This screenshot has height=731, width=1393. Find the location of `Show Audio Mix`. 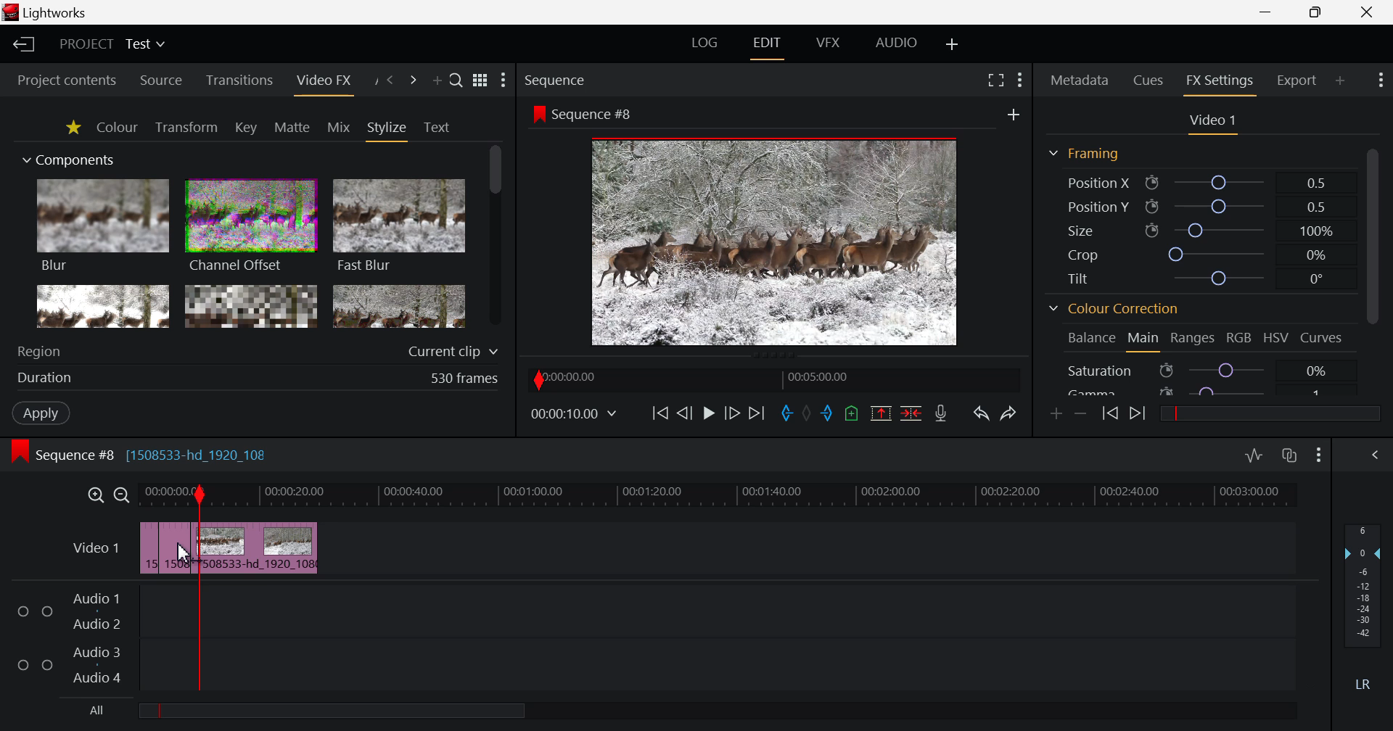

Show Audio Mix is located at coordinates (1376, 455).